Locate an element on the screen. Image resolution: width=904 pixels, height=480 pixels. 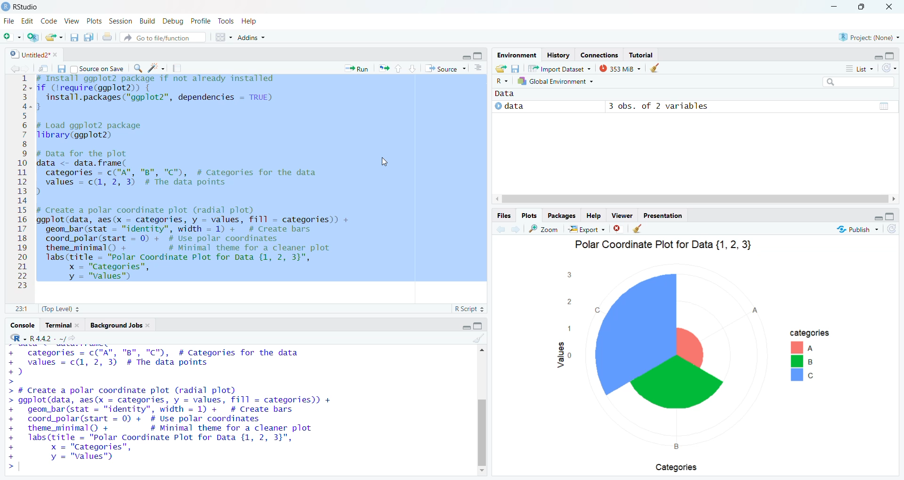
1:1 is located at coordinates (19, 309).